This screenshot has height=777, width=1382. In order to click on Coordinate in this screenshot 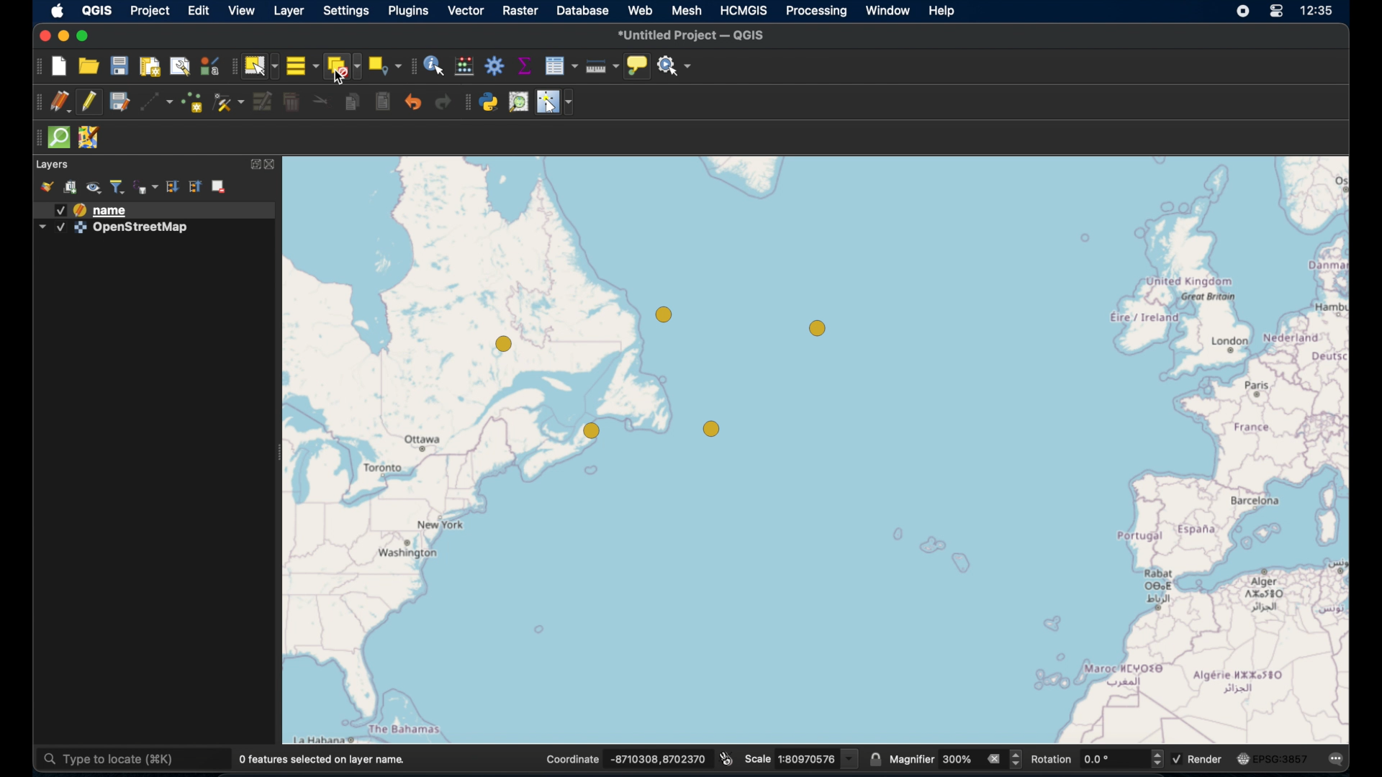, I will do `click(573, 759)`.